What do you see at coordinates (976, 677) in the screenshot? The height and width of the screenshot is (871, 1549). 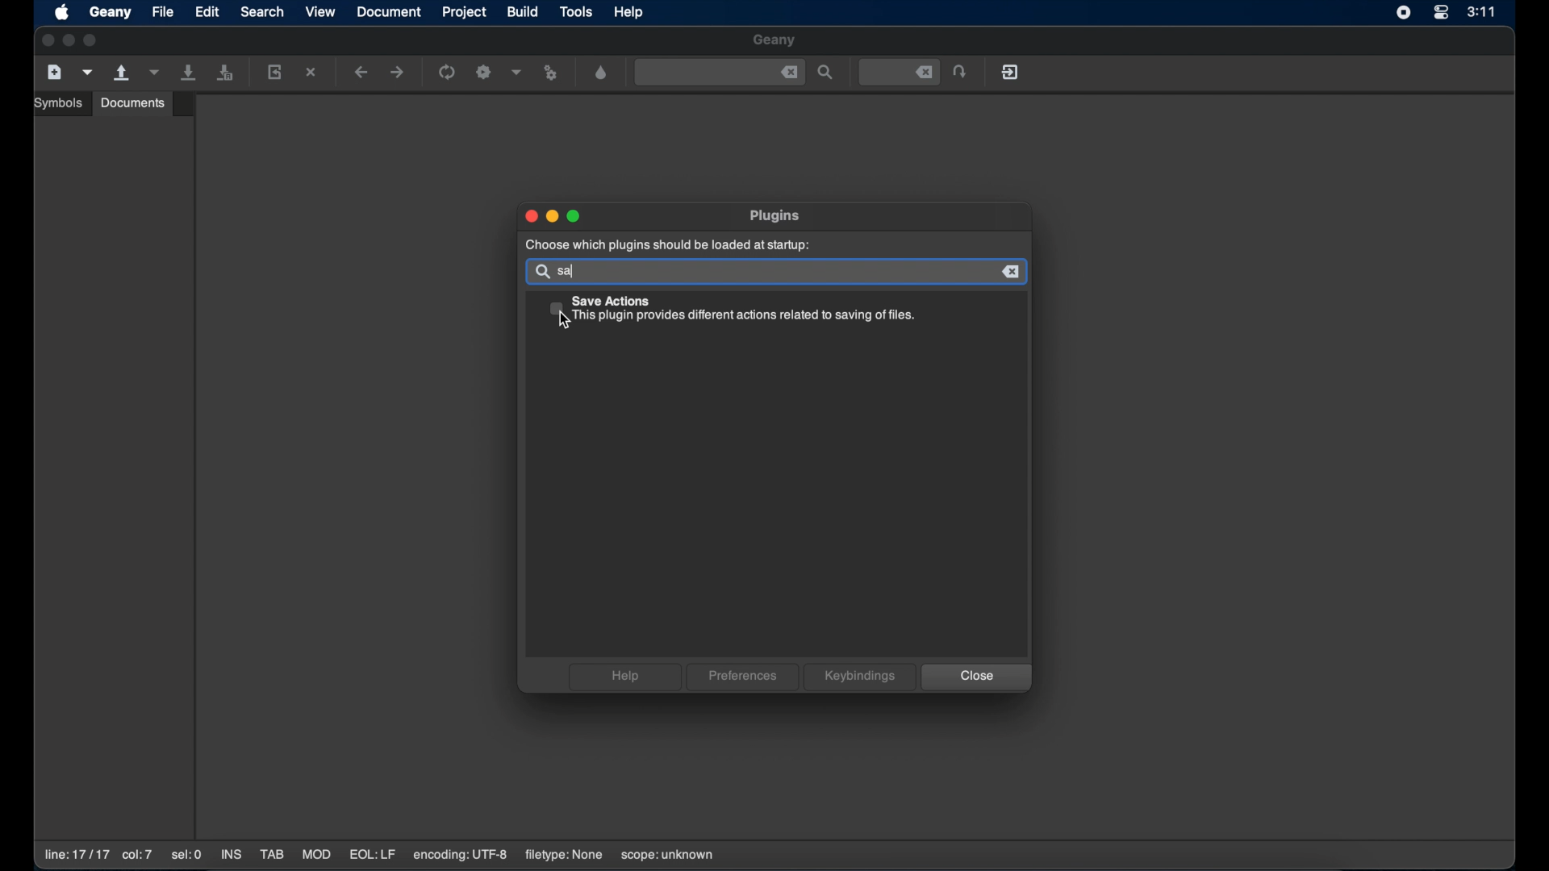 I see `close` at bounding box center [976, 677].